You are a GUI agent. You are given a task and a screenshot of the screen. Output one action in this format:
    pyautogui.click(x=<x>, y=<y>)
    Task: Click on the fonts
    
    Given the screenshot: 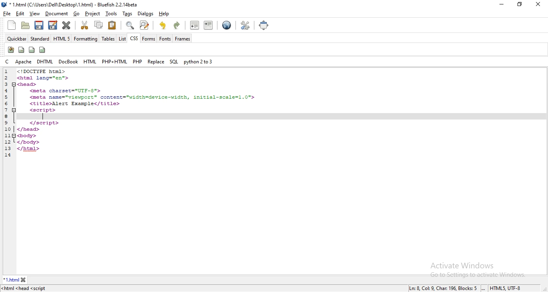 What is the action you would take?
    pyautogui.click(x=164, y=39)
    